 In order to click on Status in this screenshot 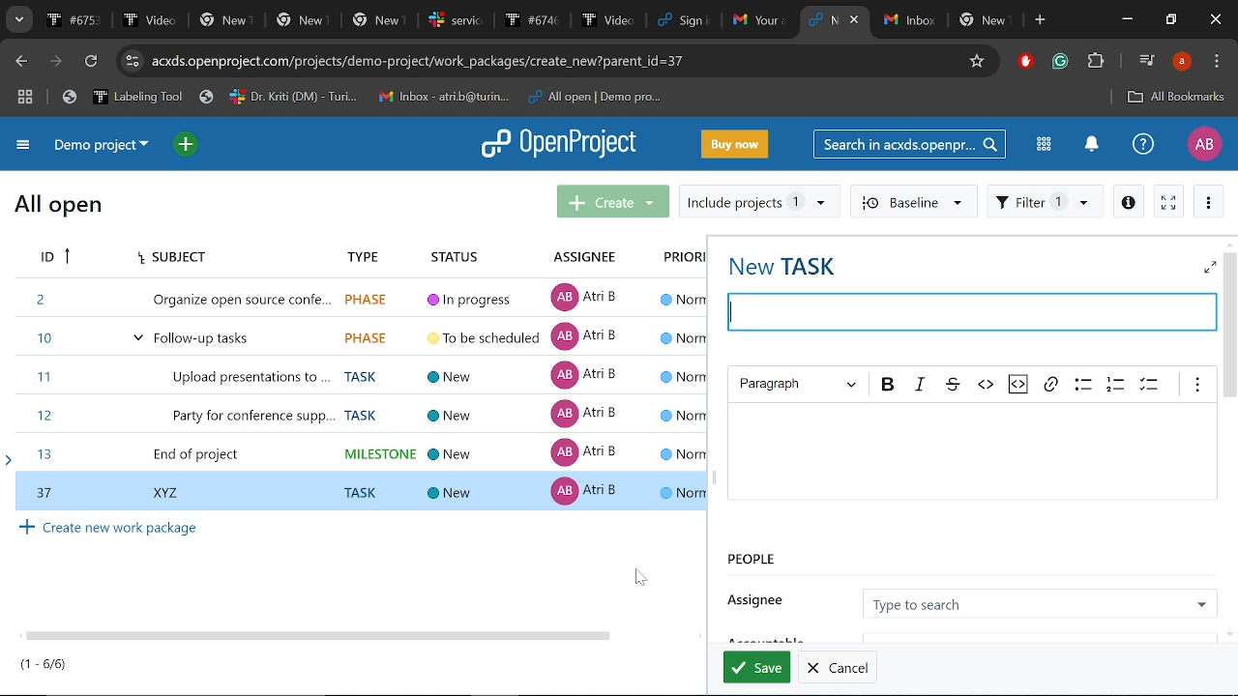, I will do `click(462, 252)`.